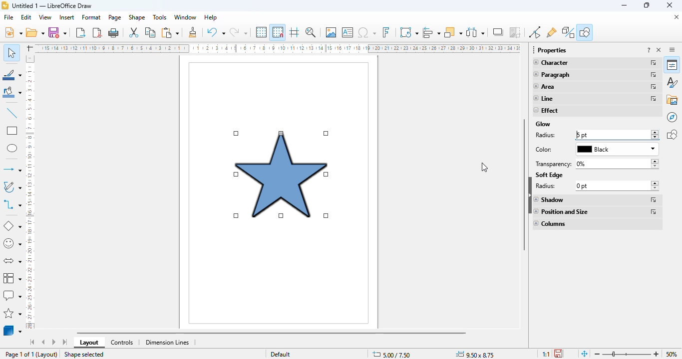  Describe the element at coordinates (654, 211) in the screenshot. I see `more options` at that location.